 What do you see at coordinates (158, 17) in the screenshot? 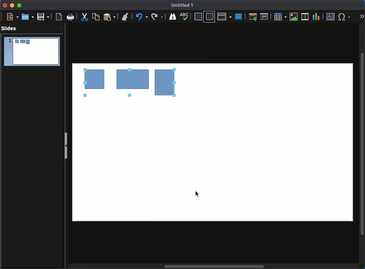
I see `Redo` at bounding box center [158, 17].